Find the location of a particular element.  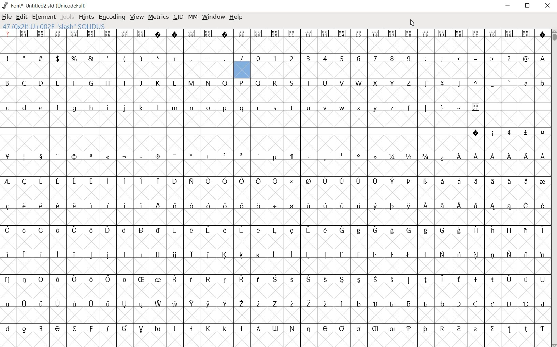

special letters is located at coordinates (275, 229).